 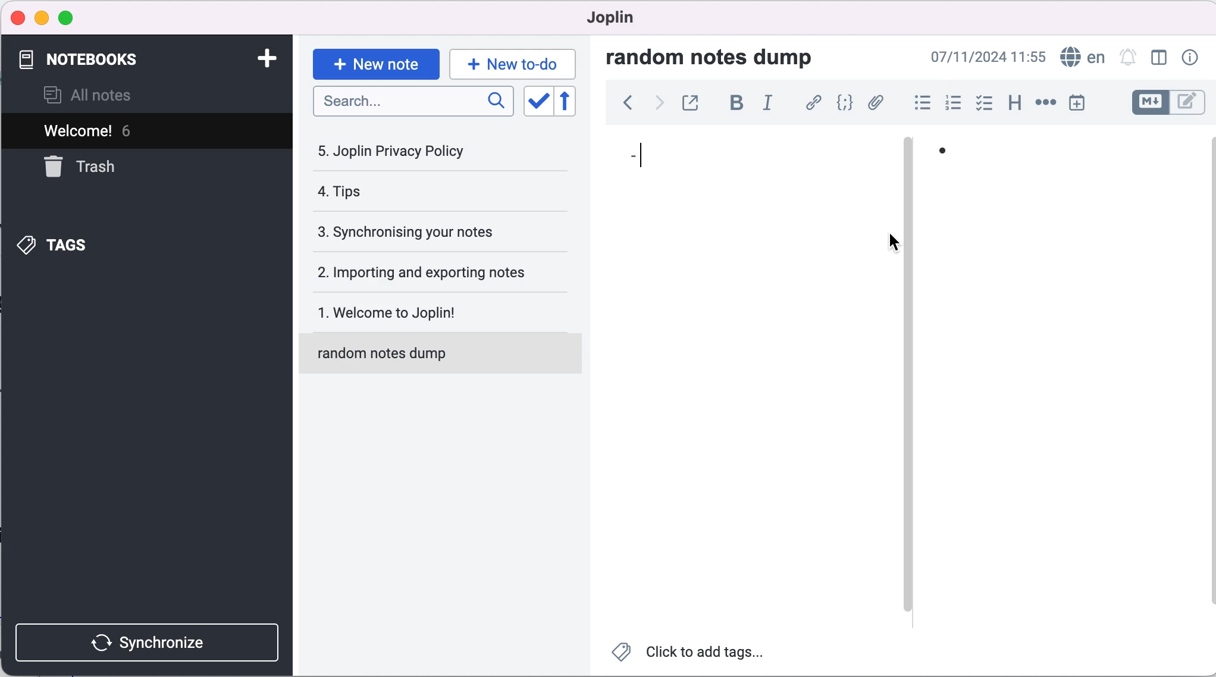 I want to click on reverse sort order, so click(x=575, y=102).